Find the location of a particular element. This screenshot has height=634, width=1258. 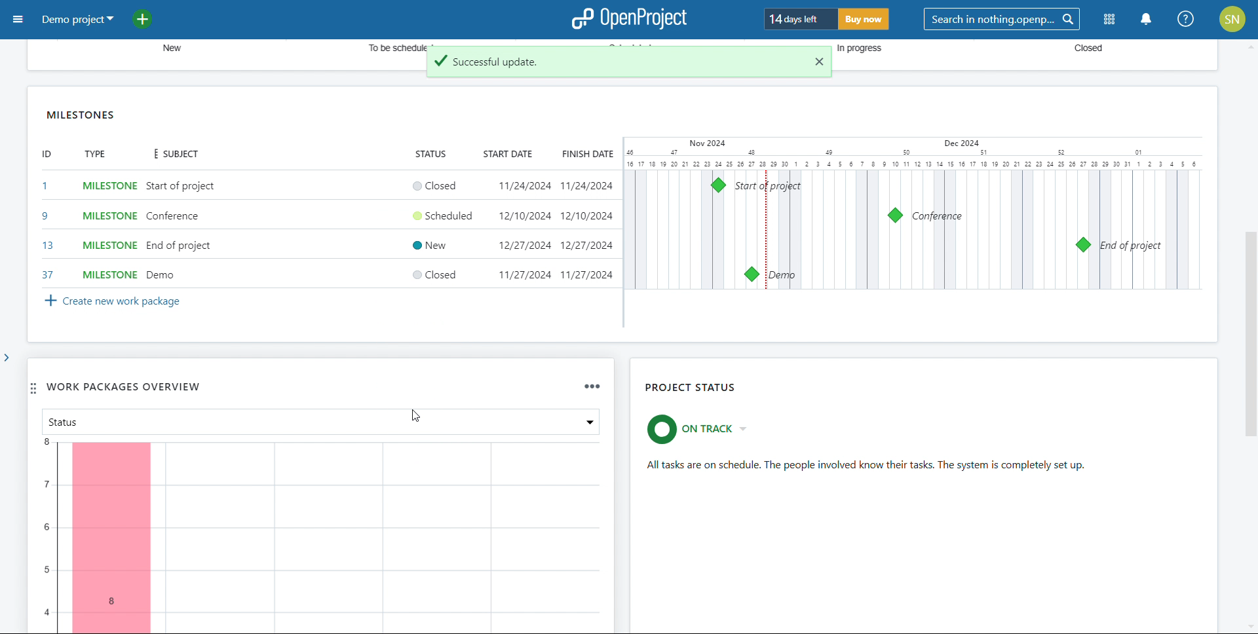

days left for trial is located at coordinates (799, 19).